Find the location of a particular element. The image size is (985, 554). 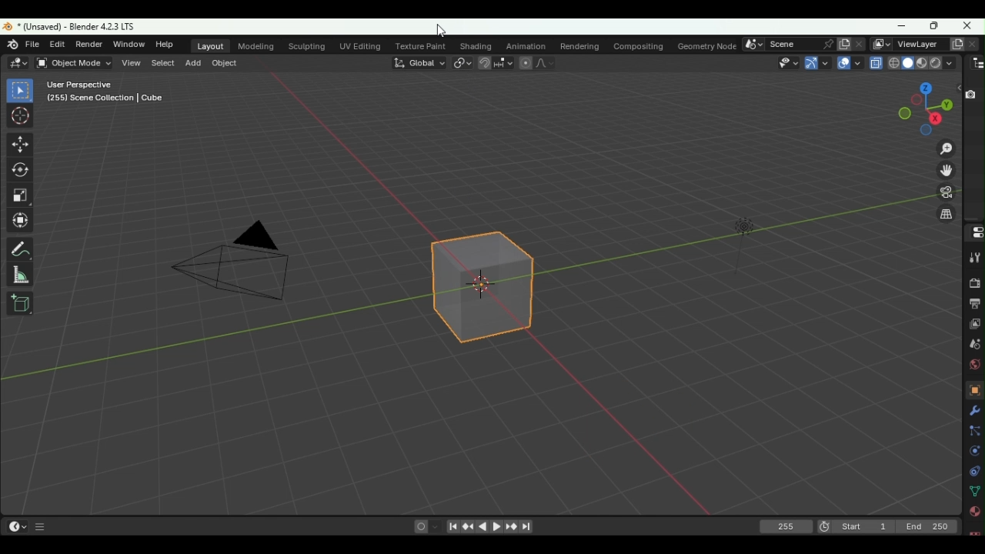

Window is located at coordinates (126, 44).